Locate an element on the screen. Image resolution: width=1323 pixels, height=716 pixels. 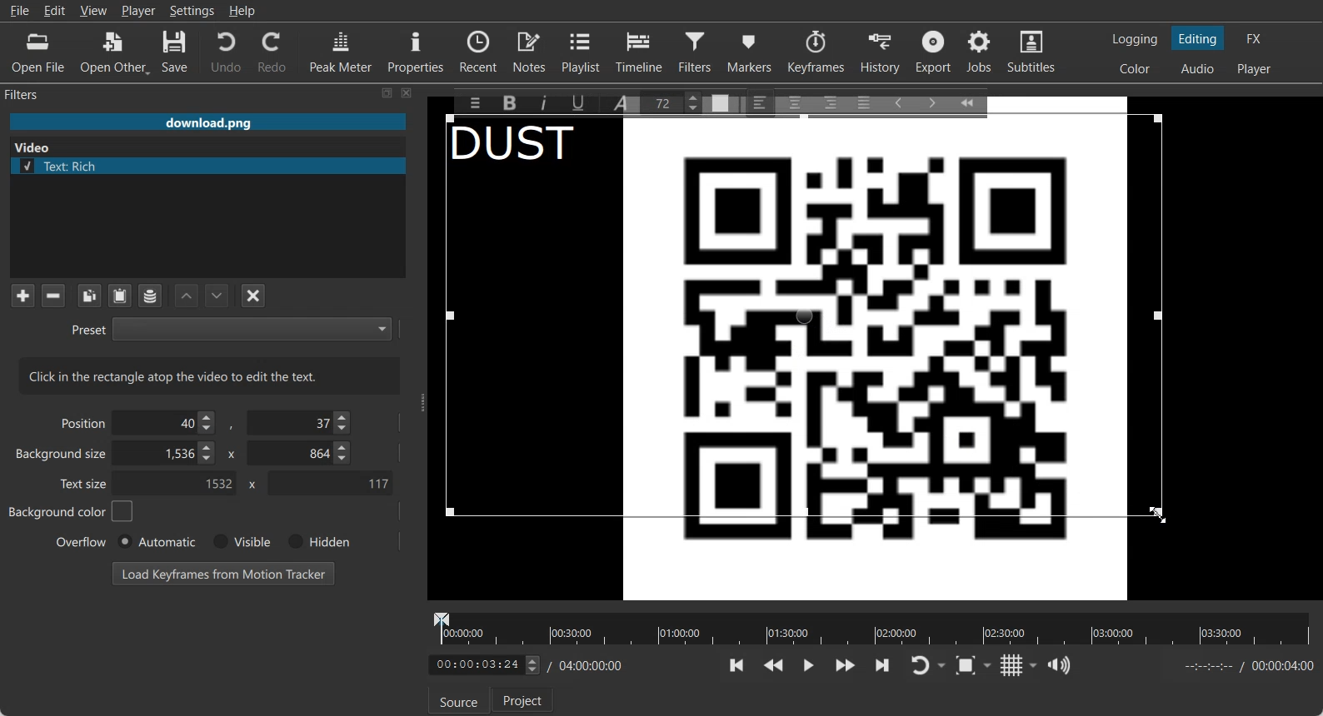
End time  is located at coordinates (1245, 666).